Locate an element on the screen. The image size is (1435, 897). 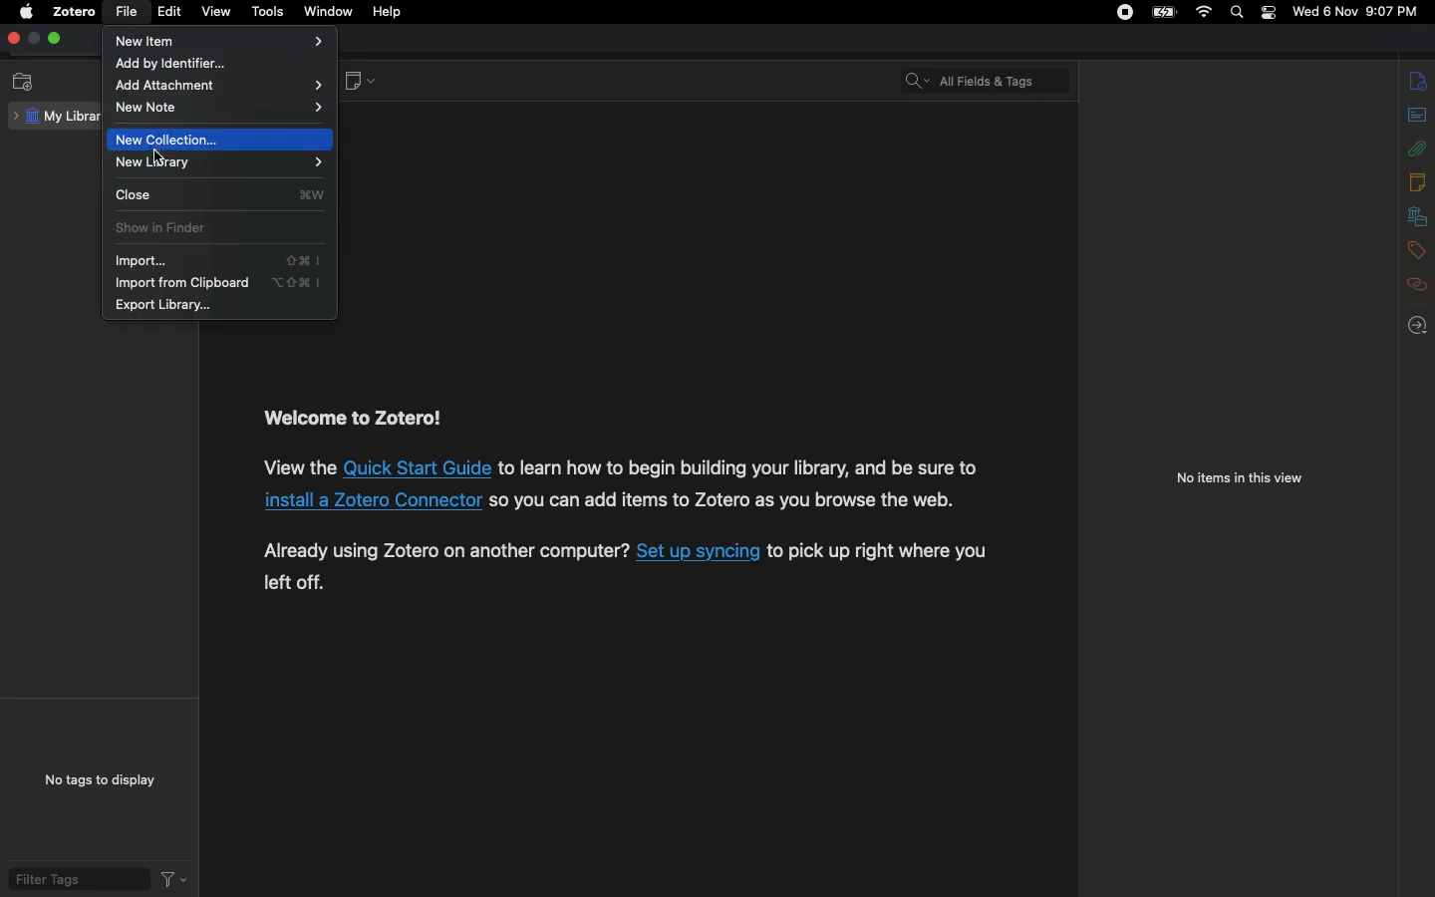
Window is located at coordinates (331, 11).